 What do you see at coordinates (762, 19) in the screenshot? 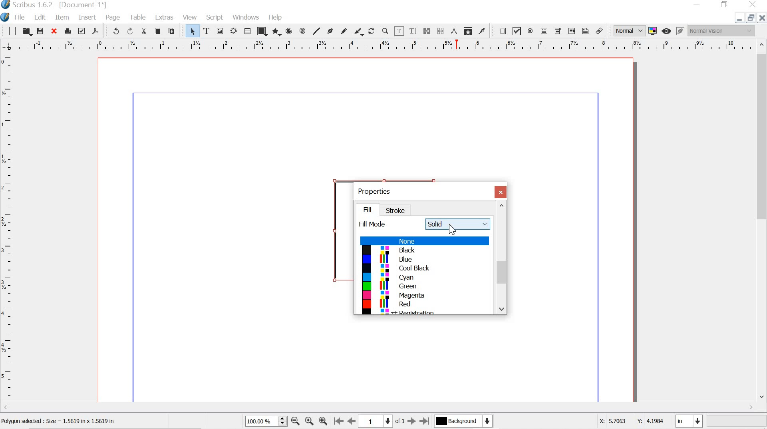
I see `close` at bounding box center [762, 19].